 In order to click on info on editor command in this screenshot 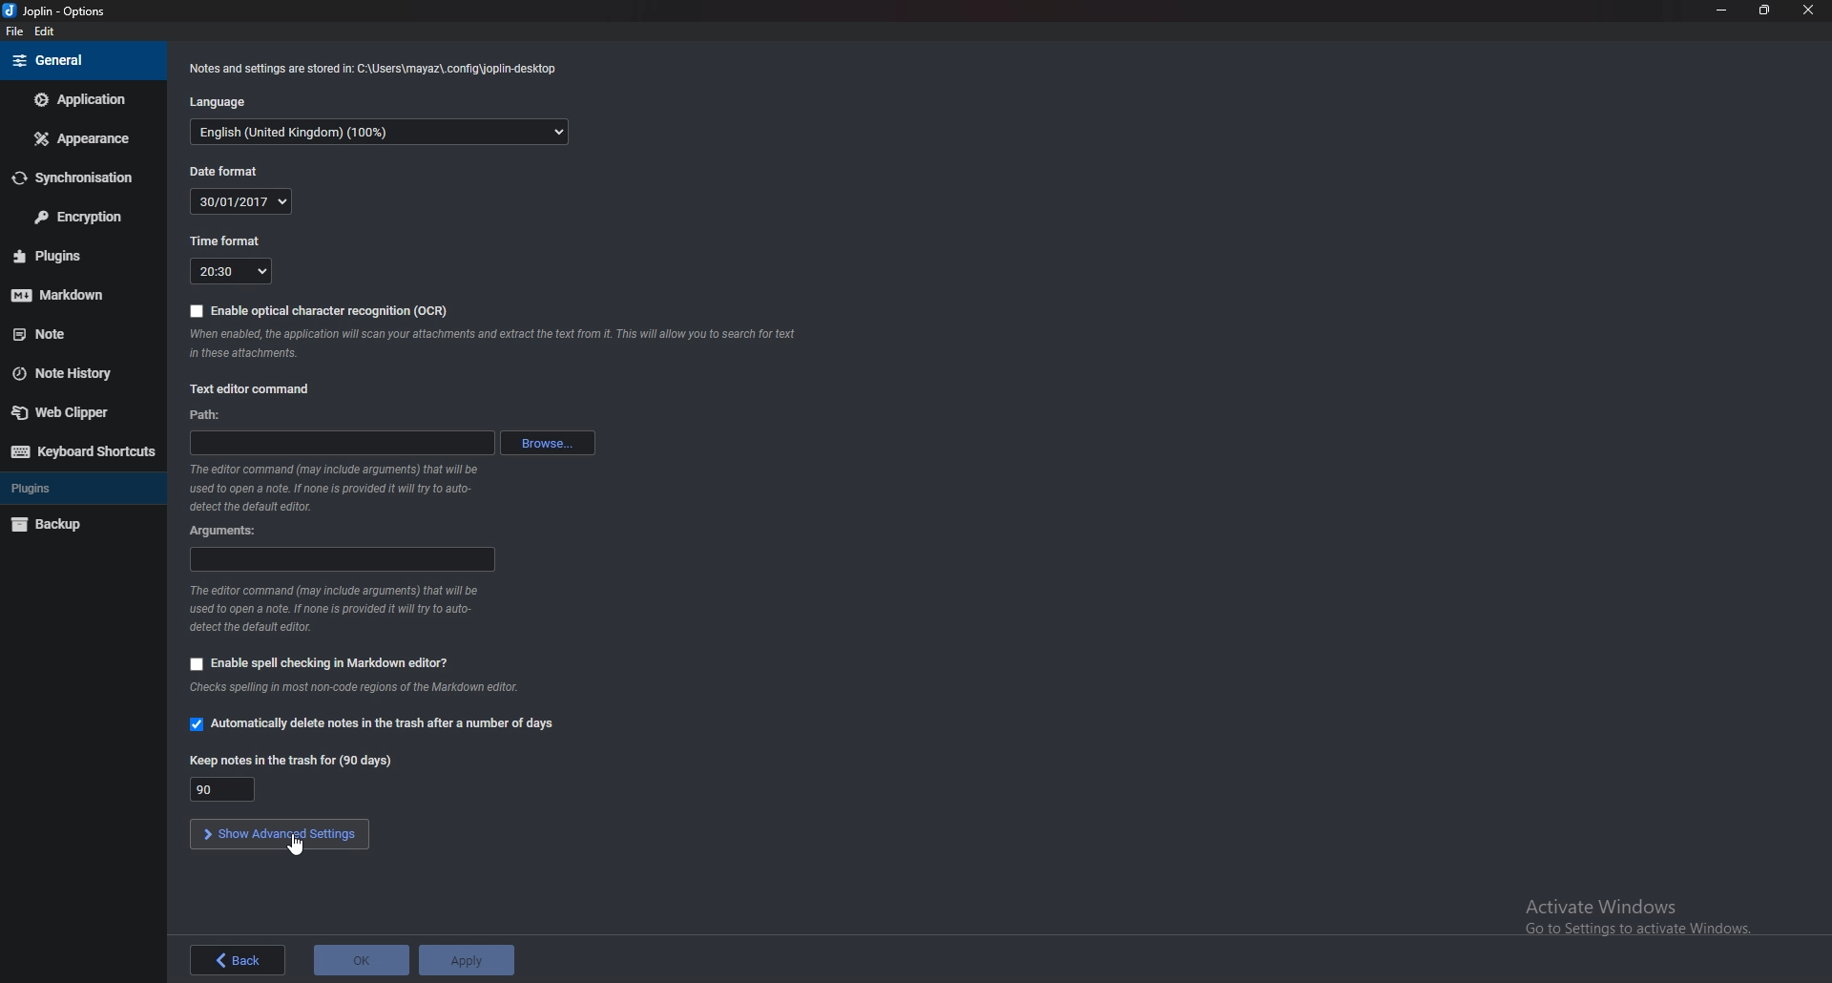, I will do `click(333, 490)`.